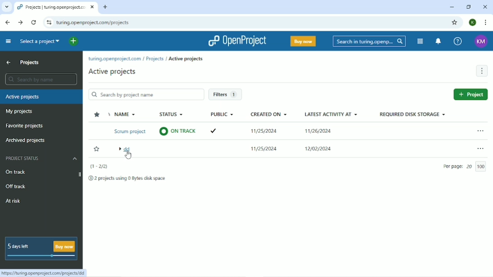  I want to click on At risk, so click(14, 202).